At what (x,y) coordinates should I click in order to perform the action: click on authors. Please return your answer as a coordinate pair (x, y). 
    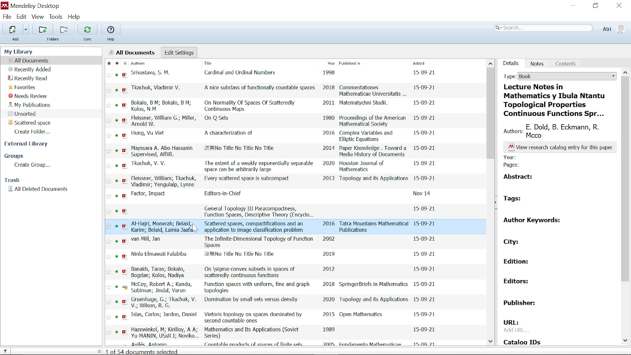
    Looking at the image, I should click on (163, 181).